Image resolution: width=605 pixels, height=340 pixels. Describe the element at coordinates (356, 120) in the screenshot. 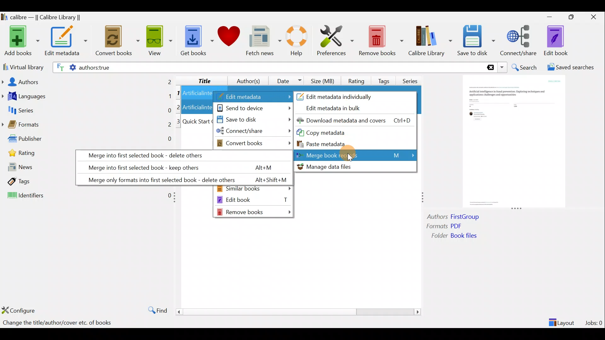

I see `Download metadata and covers` at that location.